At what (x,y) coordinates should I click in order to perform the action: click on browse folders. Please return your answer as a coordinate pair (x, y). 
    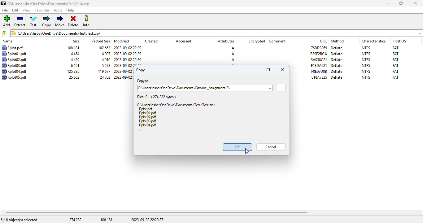
    Looking at the image, I should click on (4, 33).